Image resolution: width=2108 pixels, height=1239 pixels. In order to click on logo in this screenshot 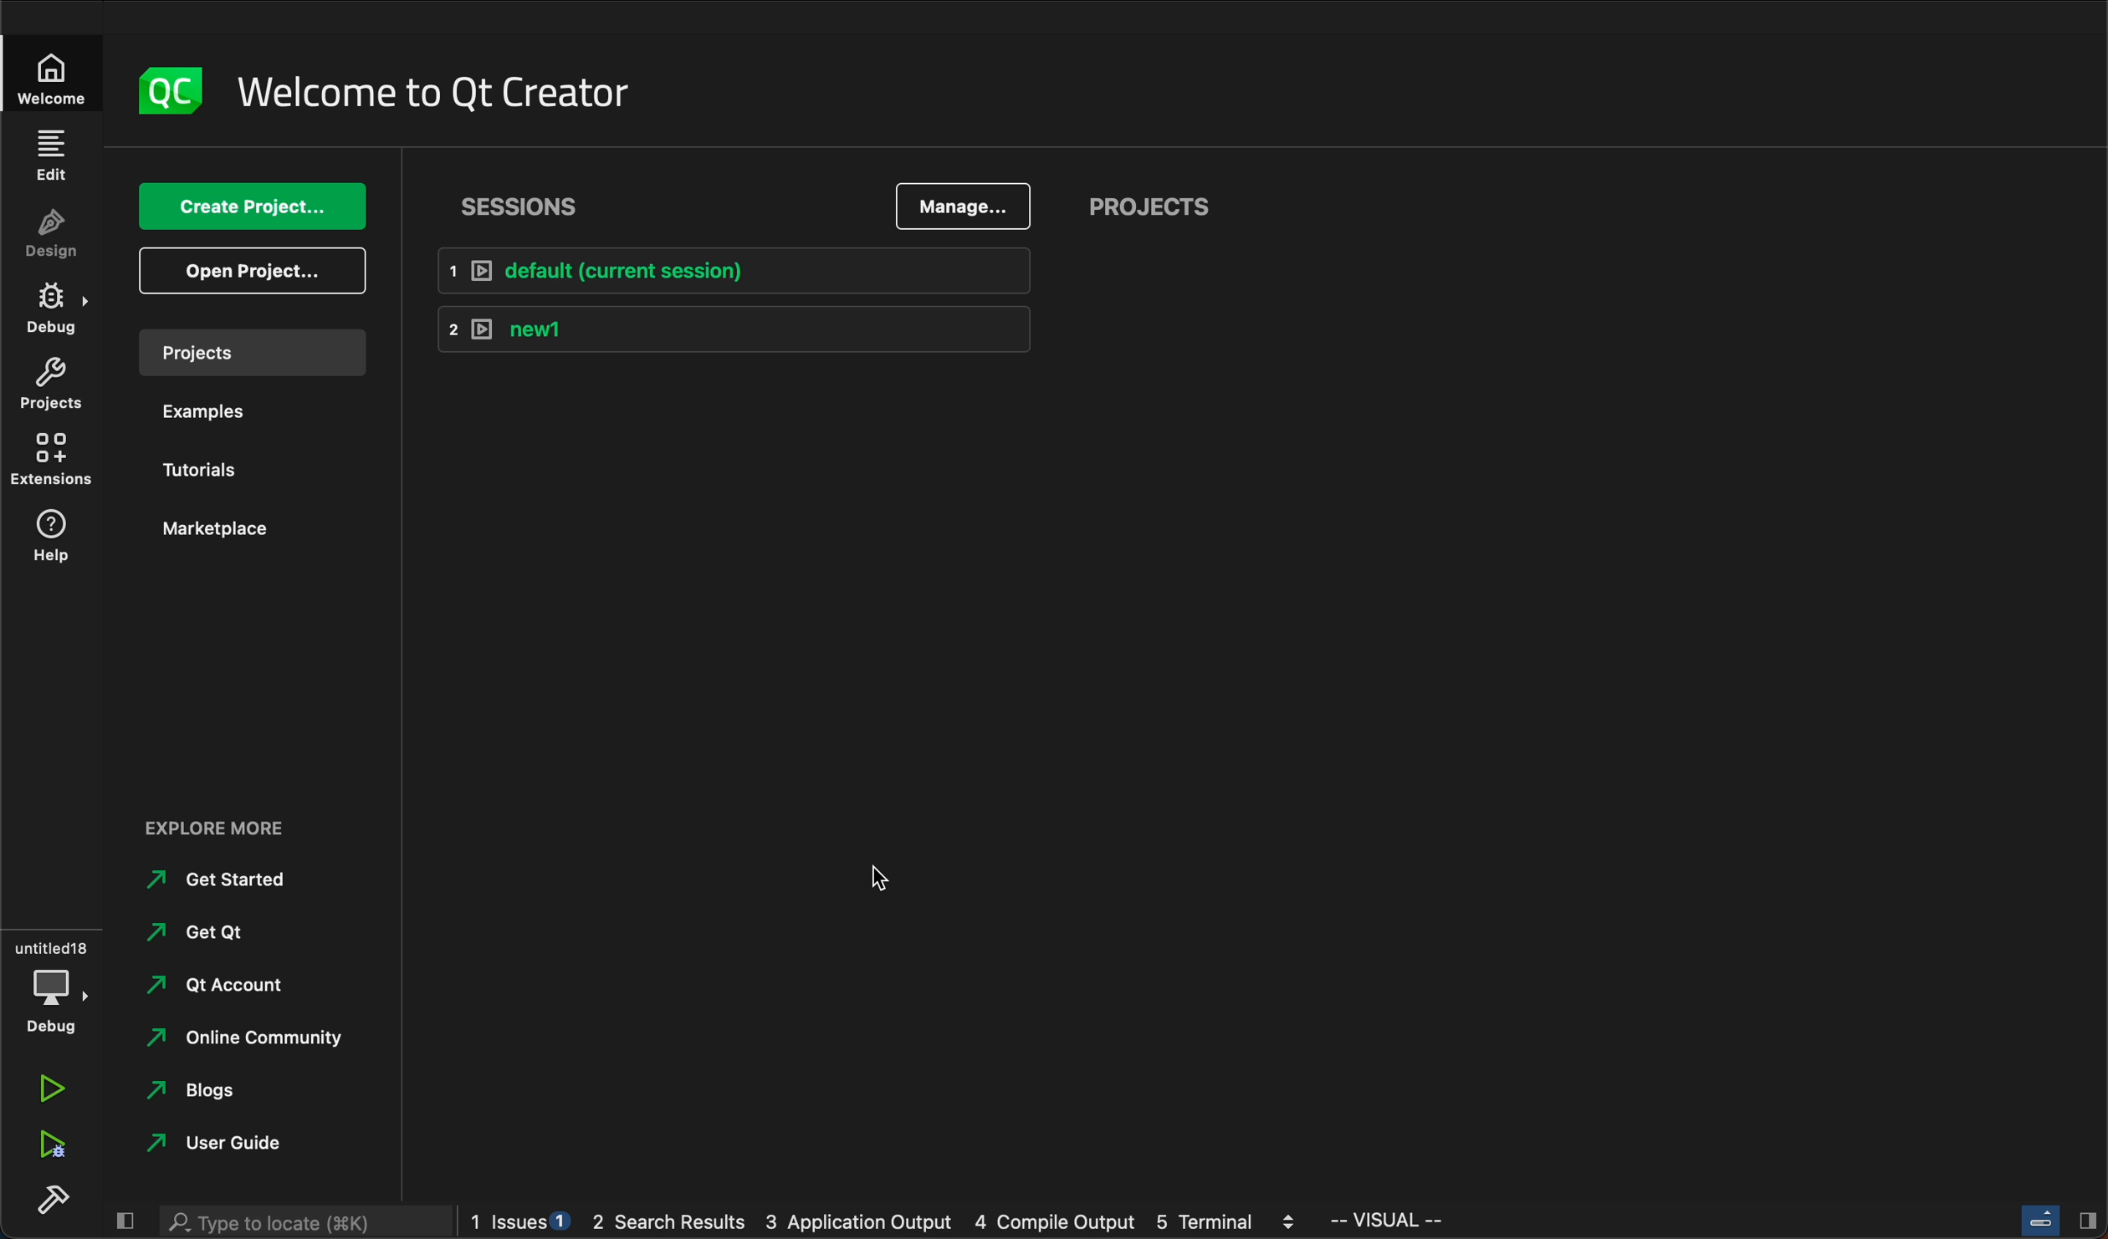, I will do `click(173, 90)`.